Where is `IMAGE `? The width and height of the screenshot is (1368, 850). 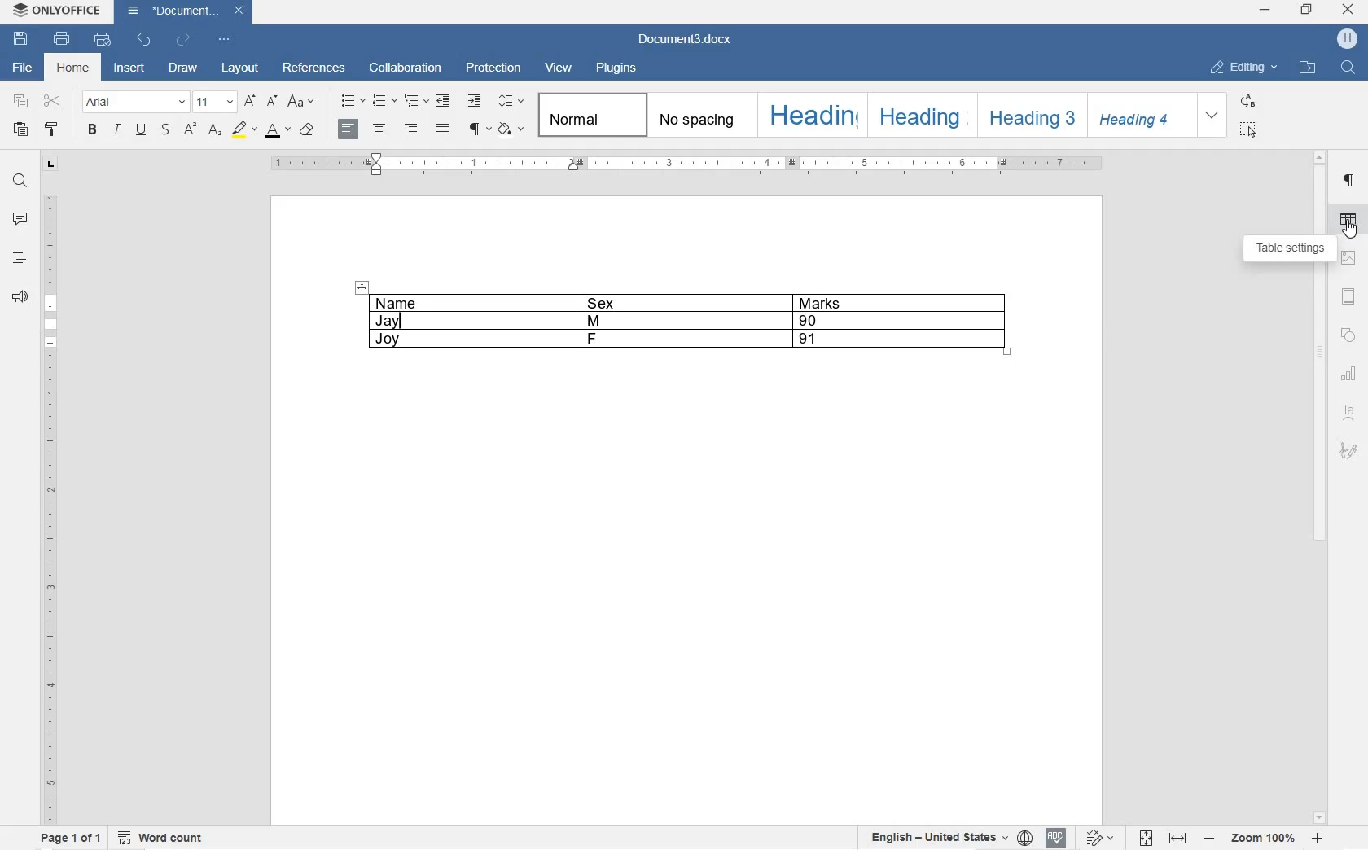
IMAGE  is located at coordinates (1347, 259).